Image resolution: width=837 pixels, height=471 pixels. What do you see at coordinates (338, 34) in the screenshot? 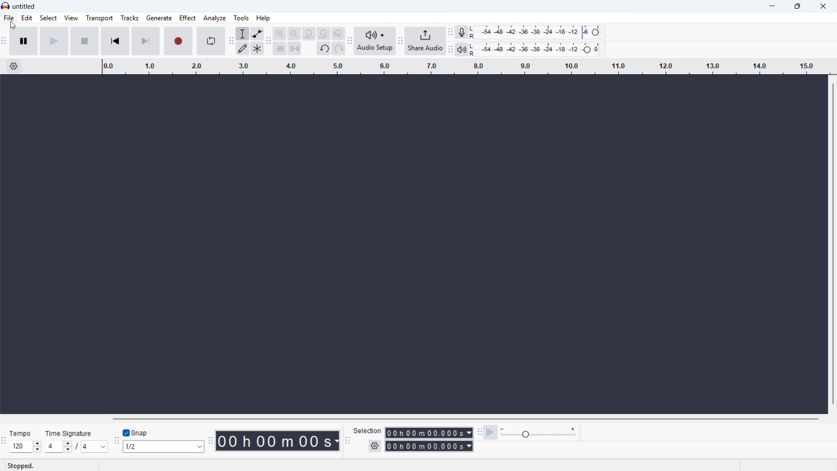
I see `Toggle zoom ` at bounding box center [338, 34].